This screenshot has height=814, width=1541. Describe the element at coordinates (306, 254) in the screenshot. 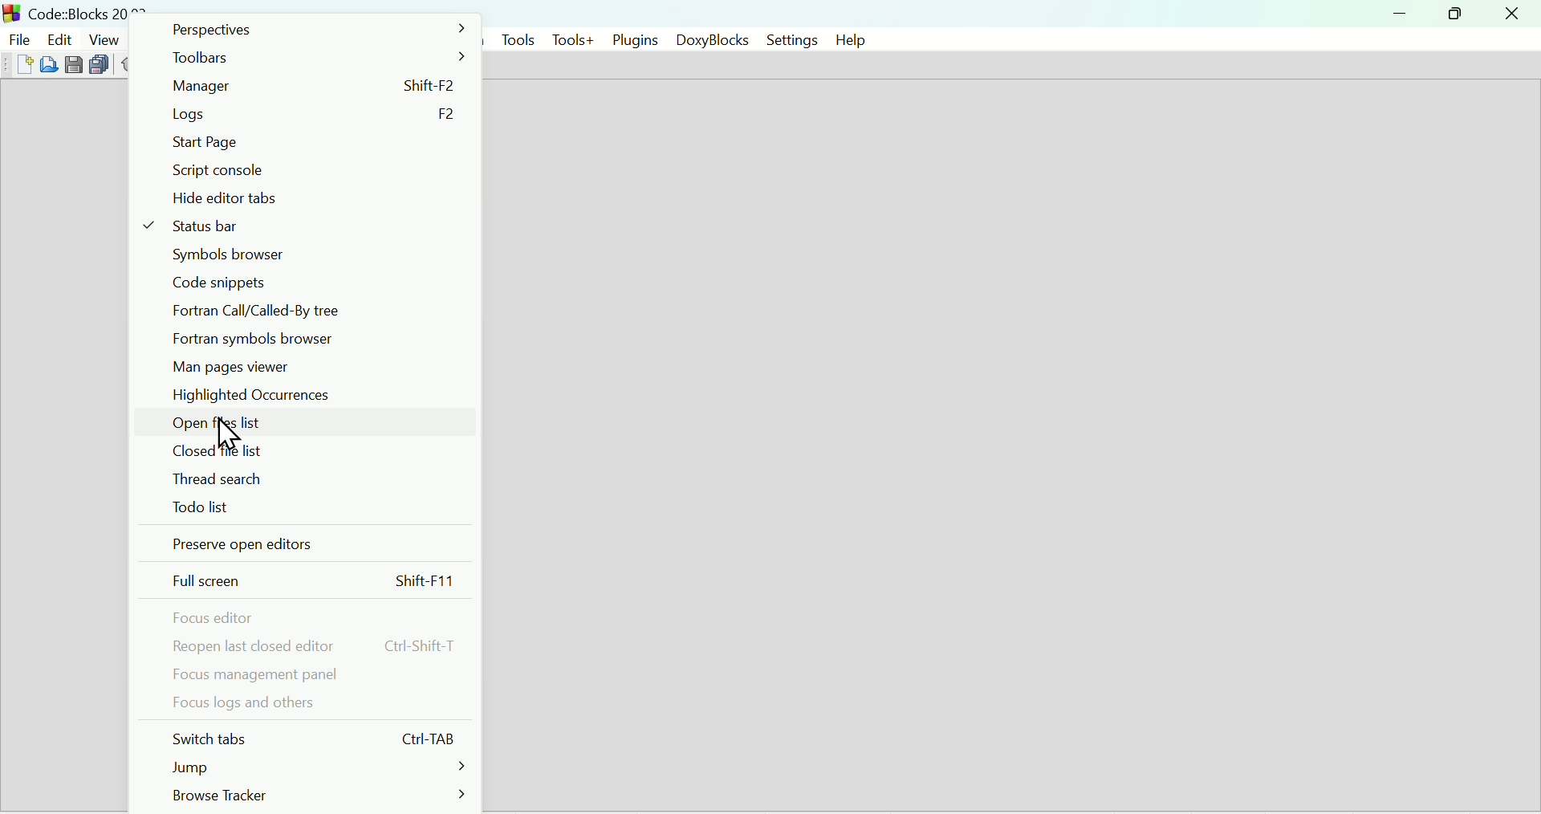

I see `Symbol browser` at that location.